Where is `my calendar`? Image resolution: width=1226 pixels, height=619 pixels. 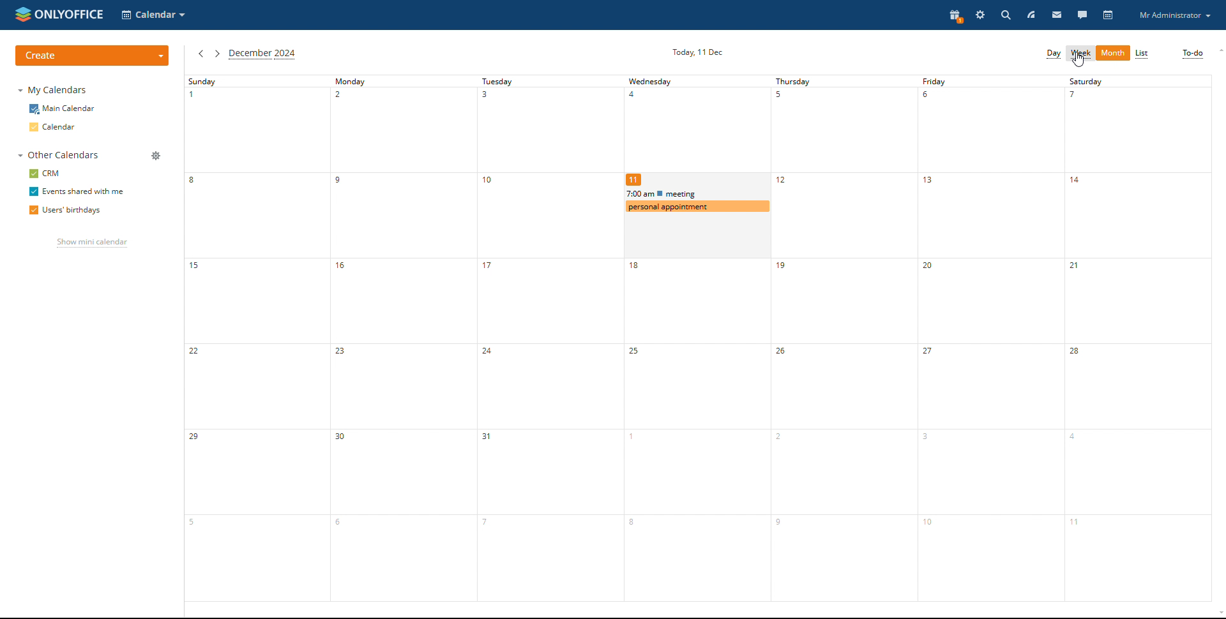
my calendar is located at coordinates (54, 89).